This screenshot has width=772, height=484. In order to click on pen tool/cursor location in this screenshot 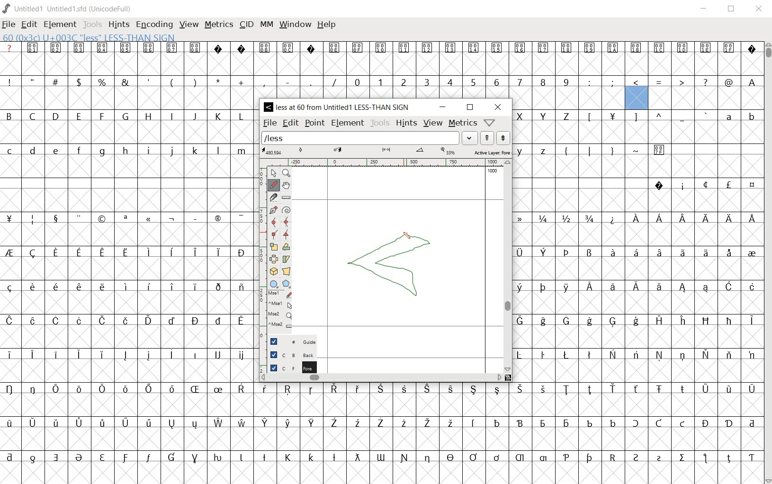, I will do `click(412, 238)`.